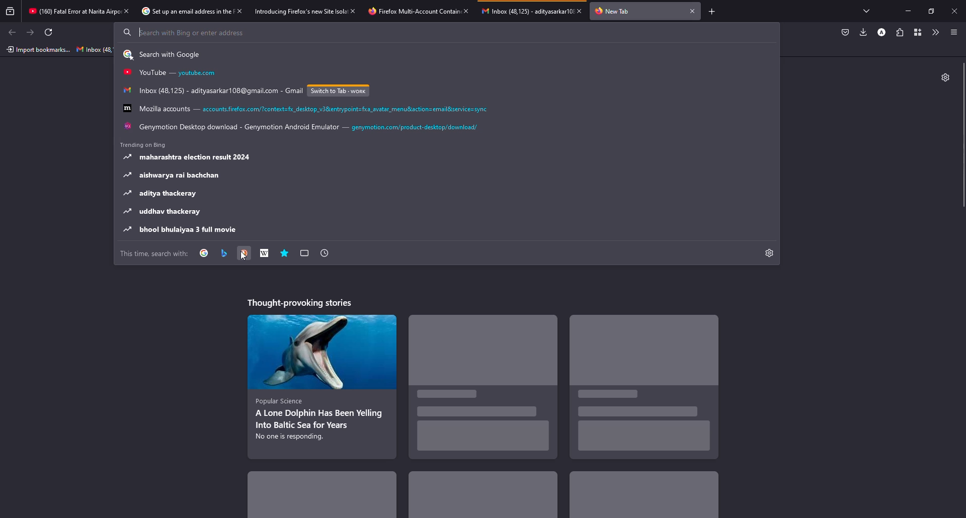  Describe the element at coordinates (11, 11) in the screenshot. I see `view recent` at that location.